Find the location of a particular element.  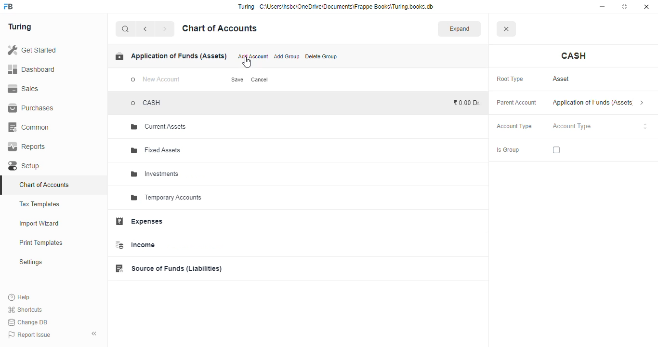

tax templates is located at coordinates (40, 204).